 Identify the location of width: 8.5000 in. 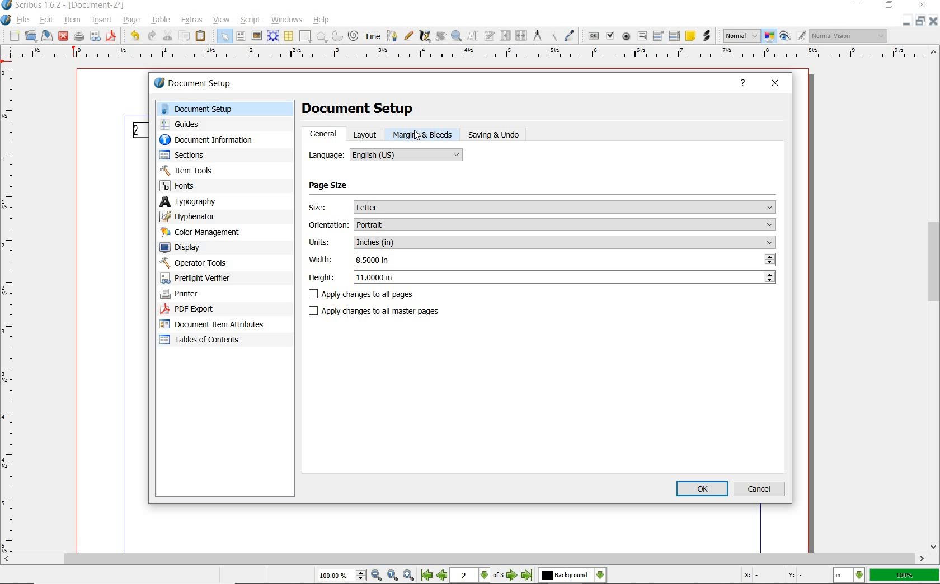
(540, 260).